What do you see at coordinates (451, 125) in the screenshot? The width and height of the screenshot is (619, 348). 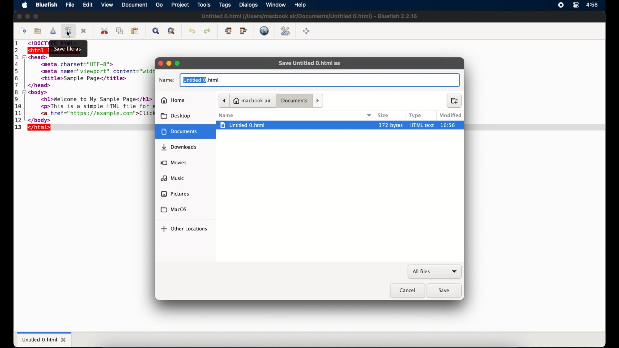 I see `modified time` at bounding box center [451, 125].